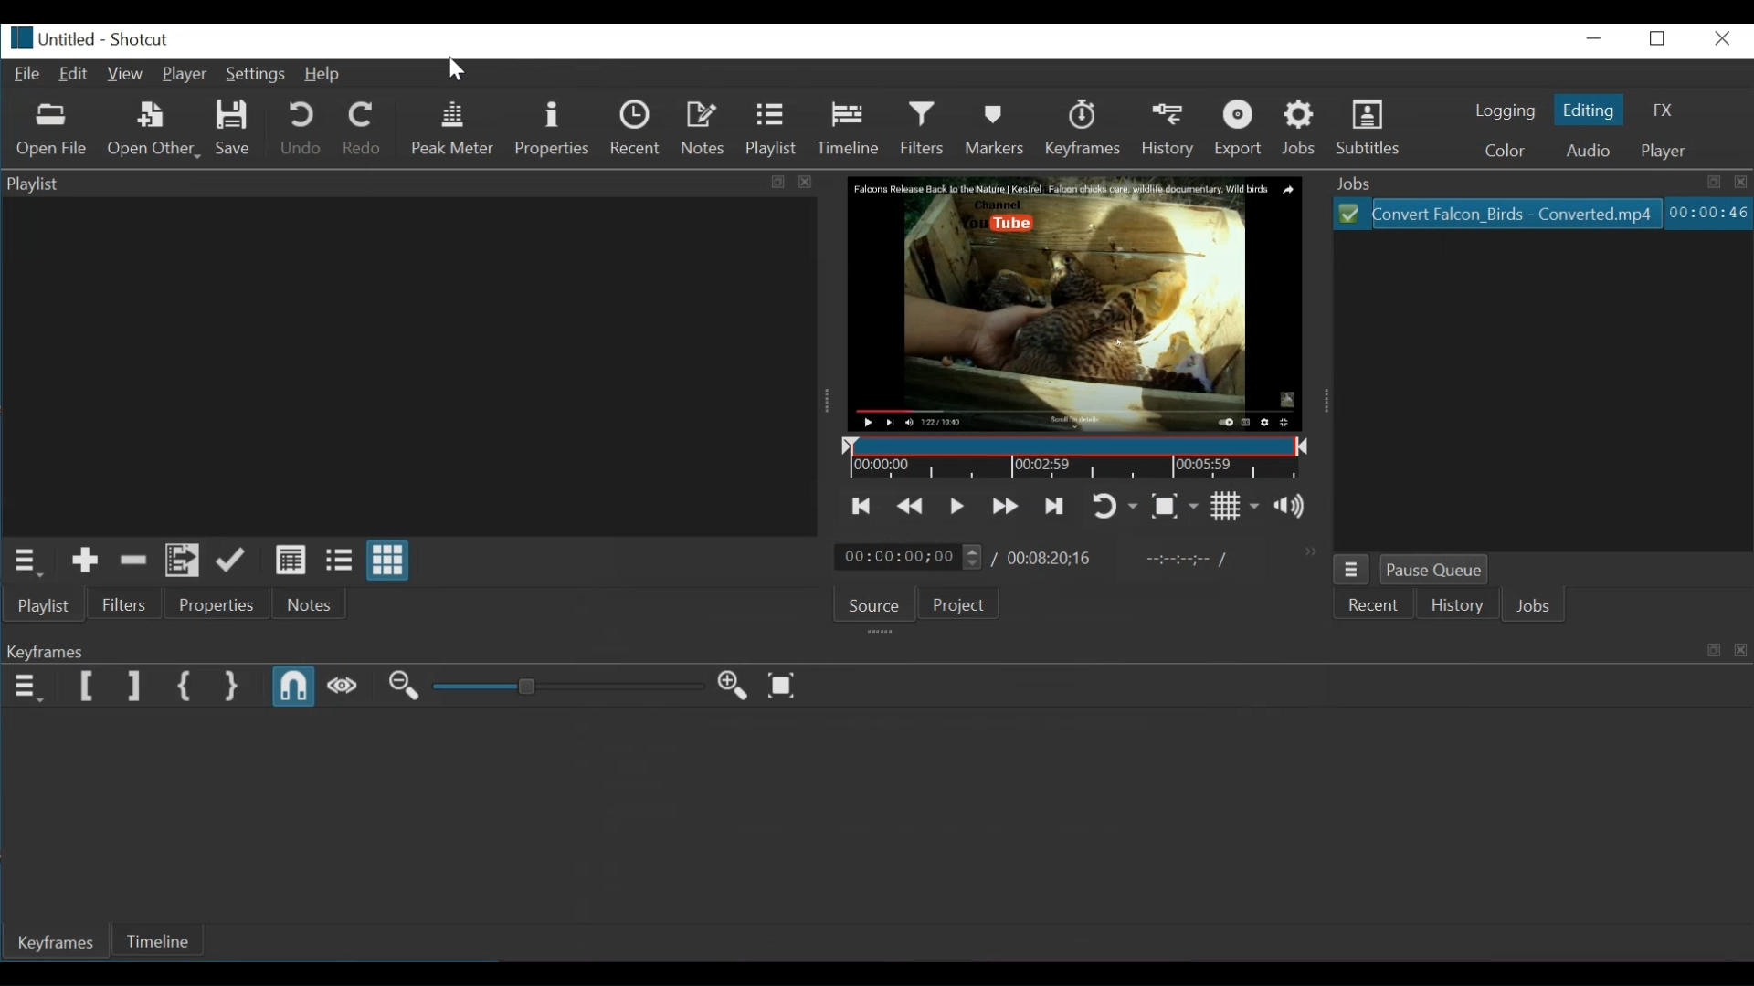  I want to click on Scrub while dragging, so click(343, 689).